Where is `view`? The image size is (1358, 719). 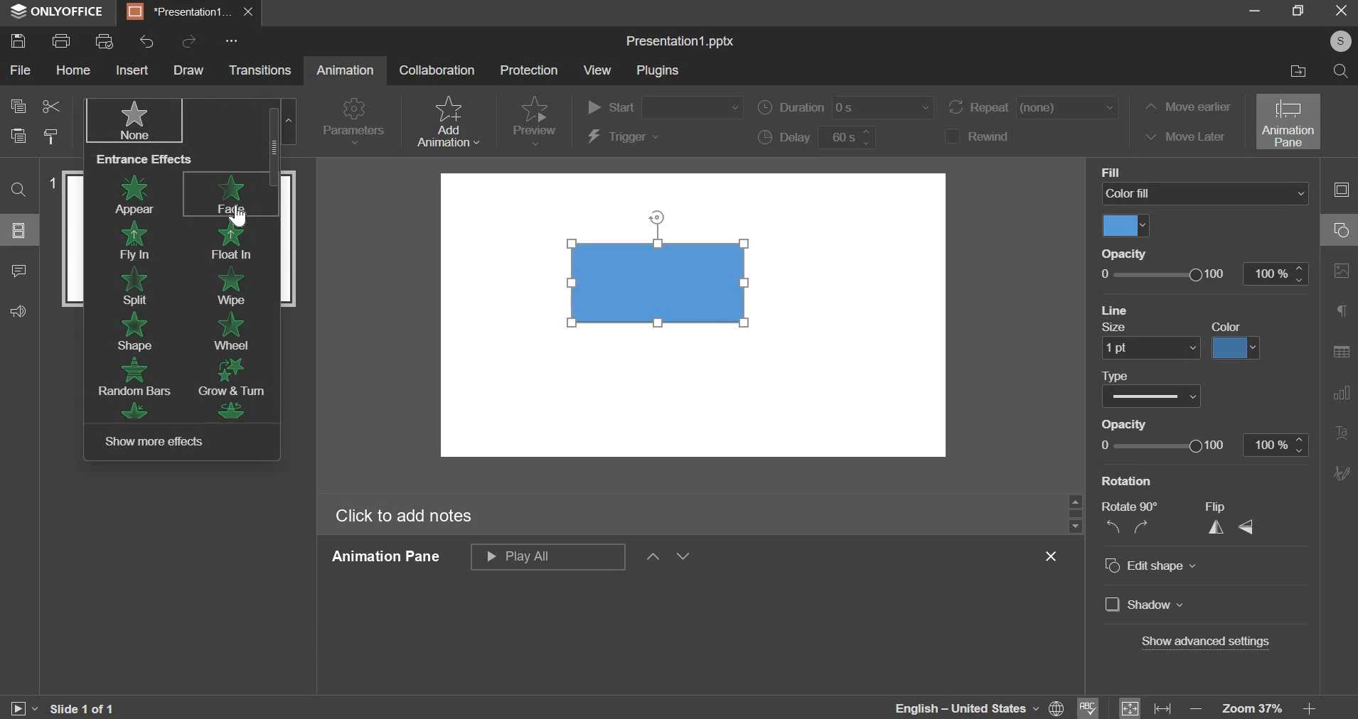
view is located at coordinates (599, 71).